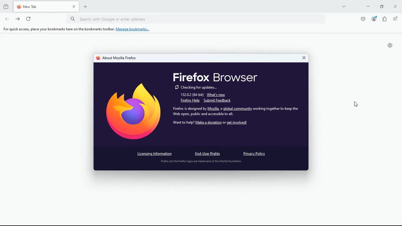 The height and width of the screenshot is (226, 402). Describe the element at coordinates (216, 95) in the screenshot. I see `what's new` at that location.